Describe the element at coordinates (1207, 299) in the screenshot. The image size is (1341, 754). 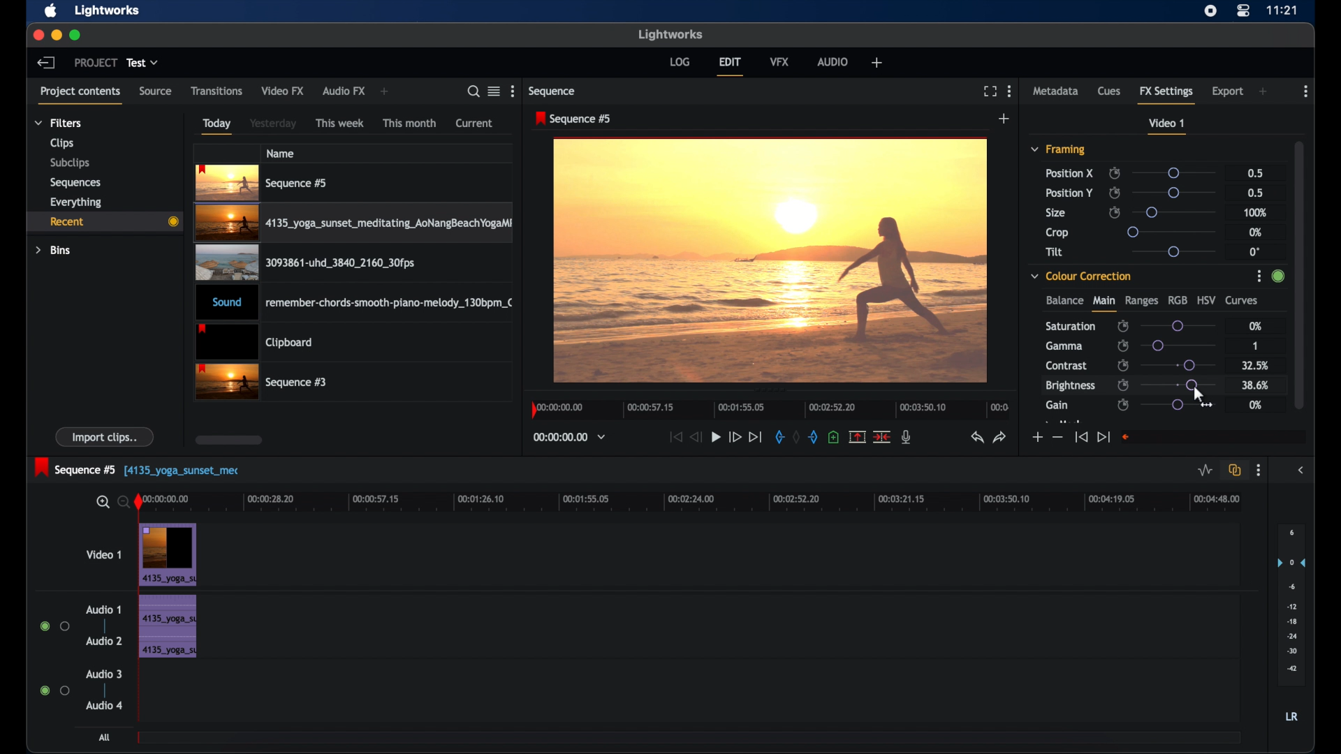
I see `hsv` at that location.